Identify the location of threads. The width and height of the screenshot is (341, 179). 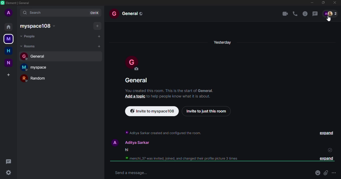
(315, 13).